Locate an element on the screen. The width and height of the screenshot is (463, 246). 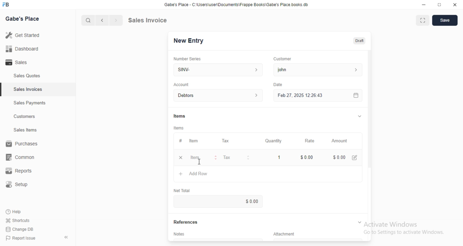
Date is located at coordinates (279, 84).